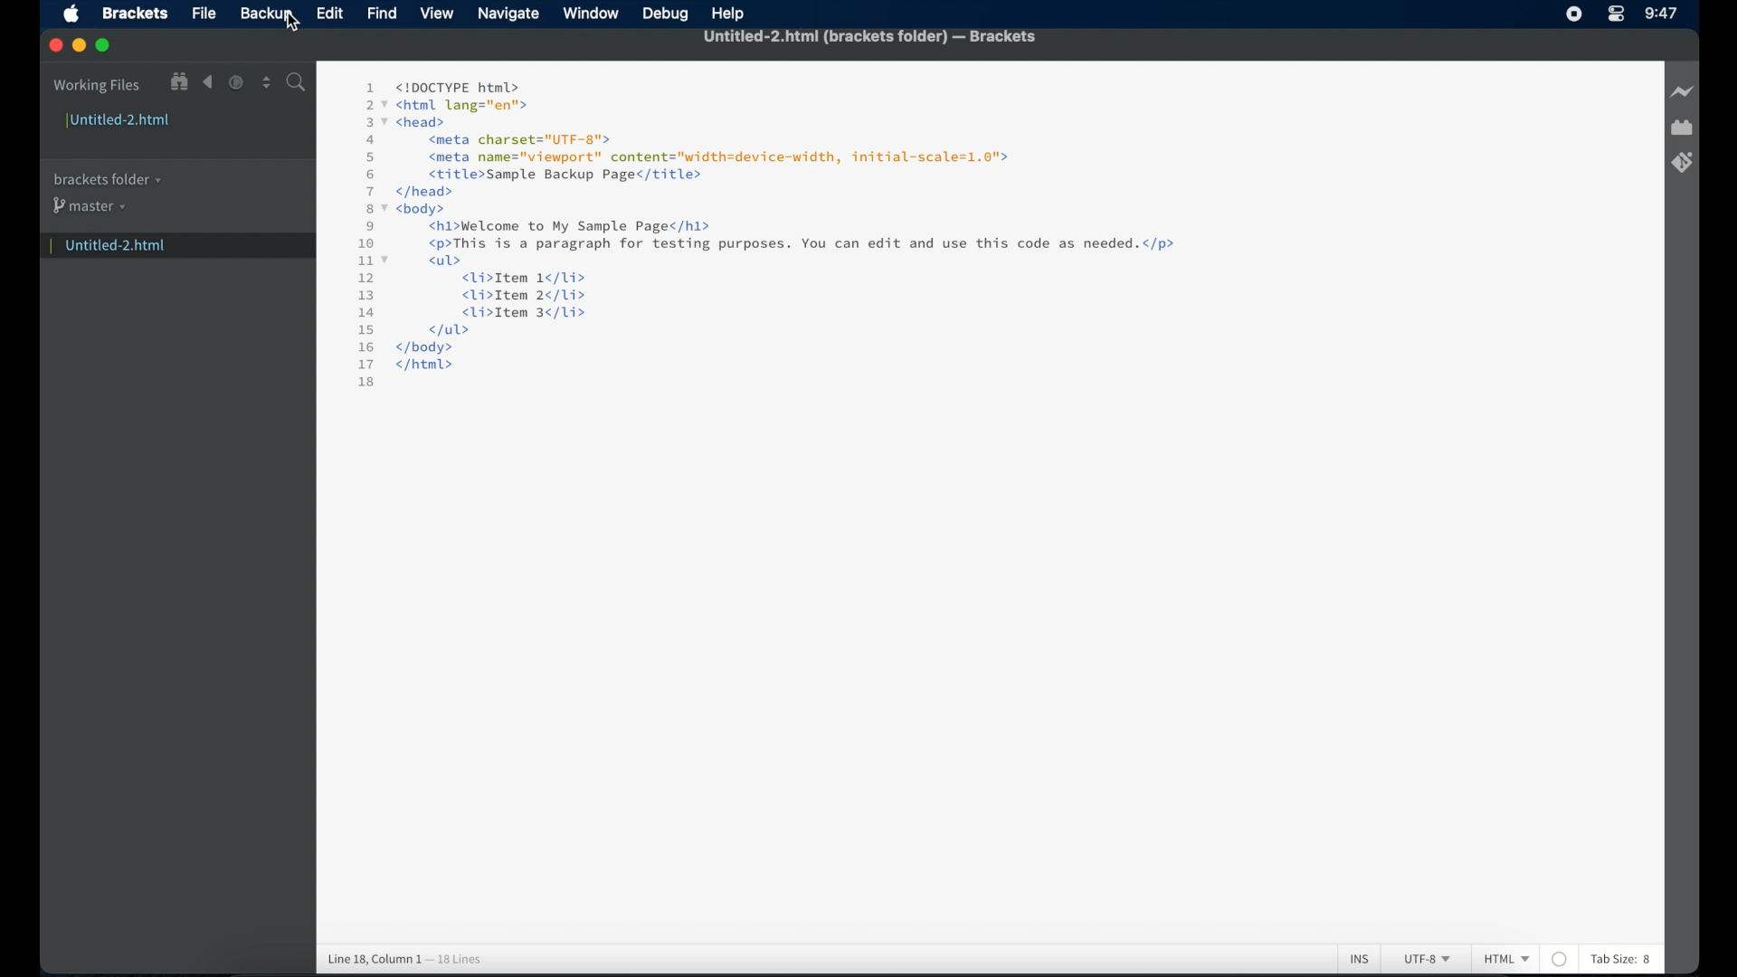 This screenshot has height=977, width=1737. Describe the element at coordinates (1428, 959) in the screenshot. I see `utf-8` at that location.